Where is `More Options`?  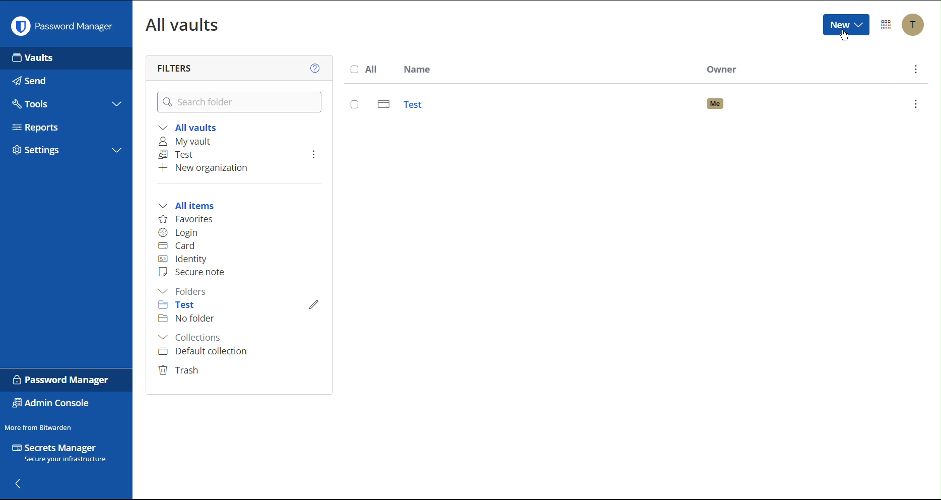
More Options is located at coordinates (886, 25).